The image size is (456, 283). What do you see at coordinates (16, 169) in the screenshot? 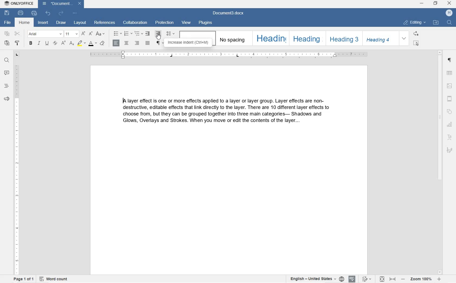
I see `RULER` at bounding box center [16, 169].